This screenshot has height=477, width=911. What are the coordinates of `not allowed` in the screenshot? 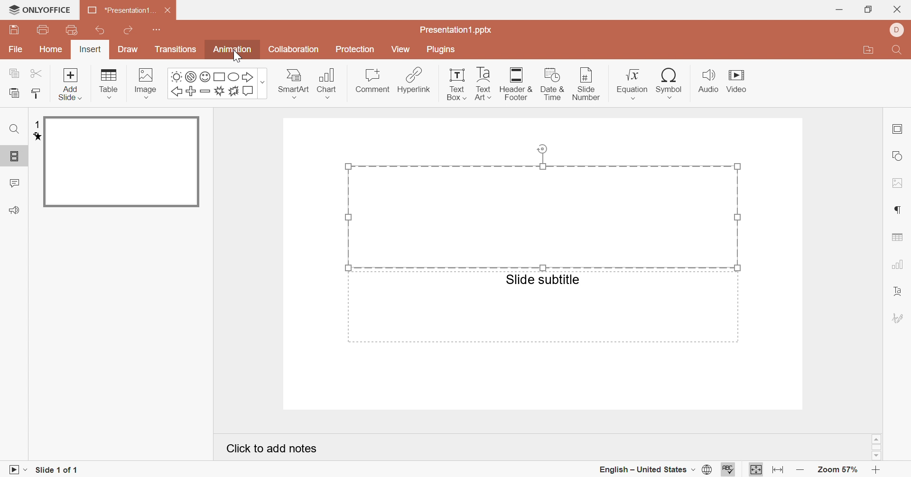 It's located at (190, 76).